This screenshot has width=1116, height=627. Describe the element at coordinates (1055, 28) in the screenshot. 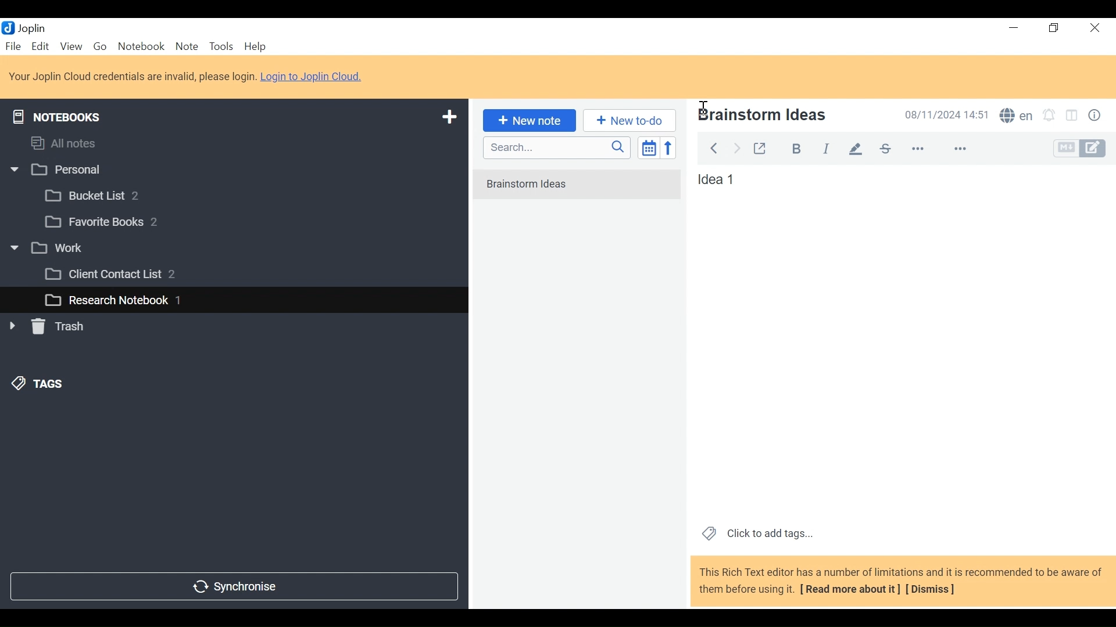

I see `Restore` at that location.